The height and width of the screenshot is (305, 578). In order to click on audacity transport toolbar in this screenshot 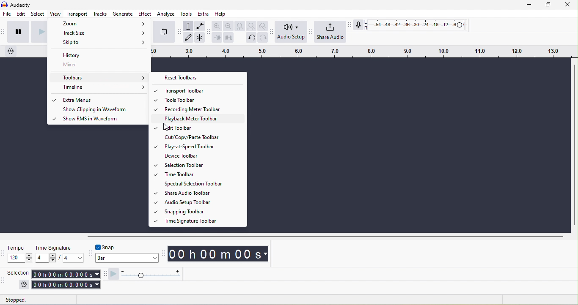, I will do `click(4, 32)`.